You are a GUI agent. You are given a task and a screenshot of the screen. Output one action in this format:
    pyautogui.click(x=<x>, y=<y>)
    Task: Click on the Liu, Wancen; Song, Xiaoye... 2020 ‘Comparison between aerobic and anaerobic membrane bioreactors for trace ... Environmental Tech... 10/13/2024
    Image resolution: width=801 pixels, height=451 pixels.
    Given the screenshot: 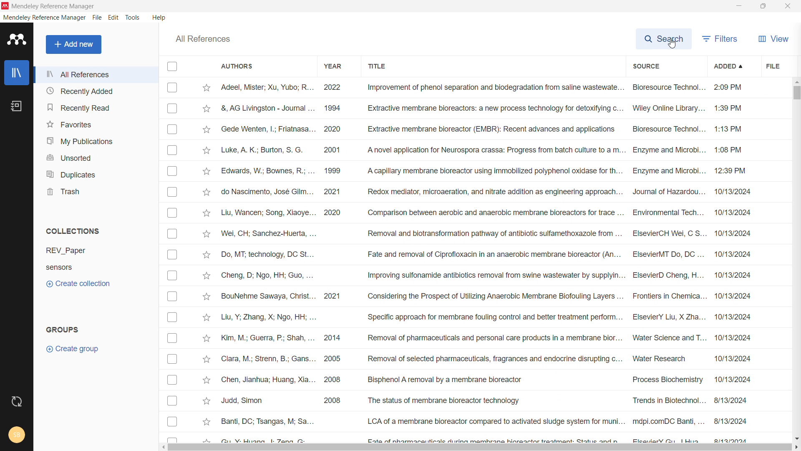 What is the action you would take?
    pyautogui.click(x=488, y=212)
    